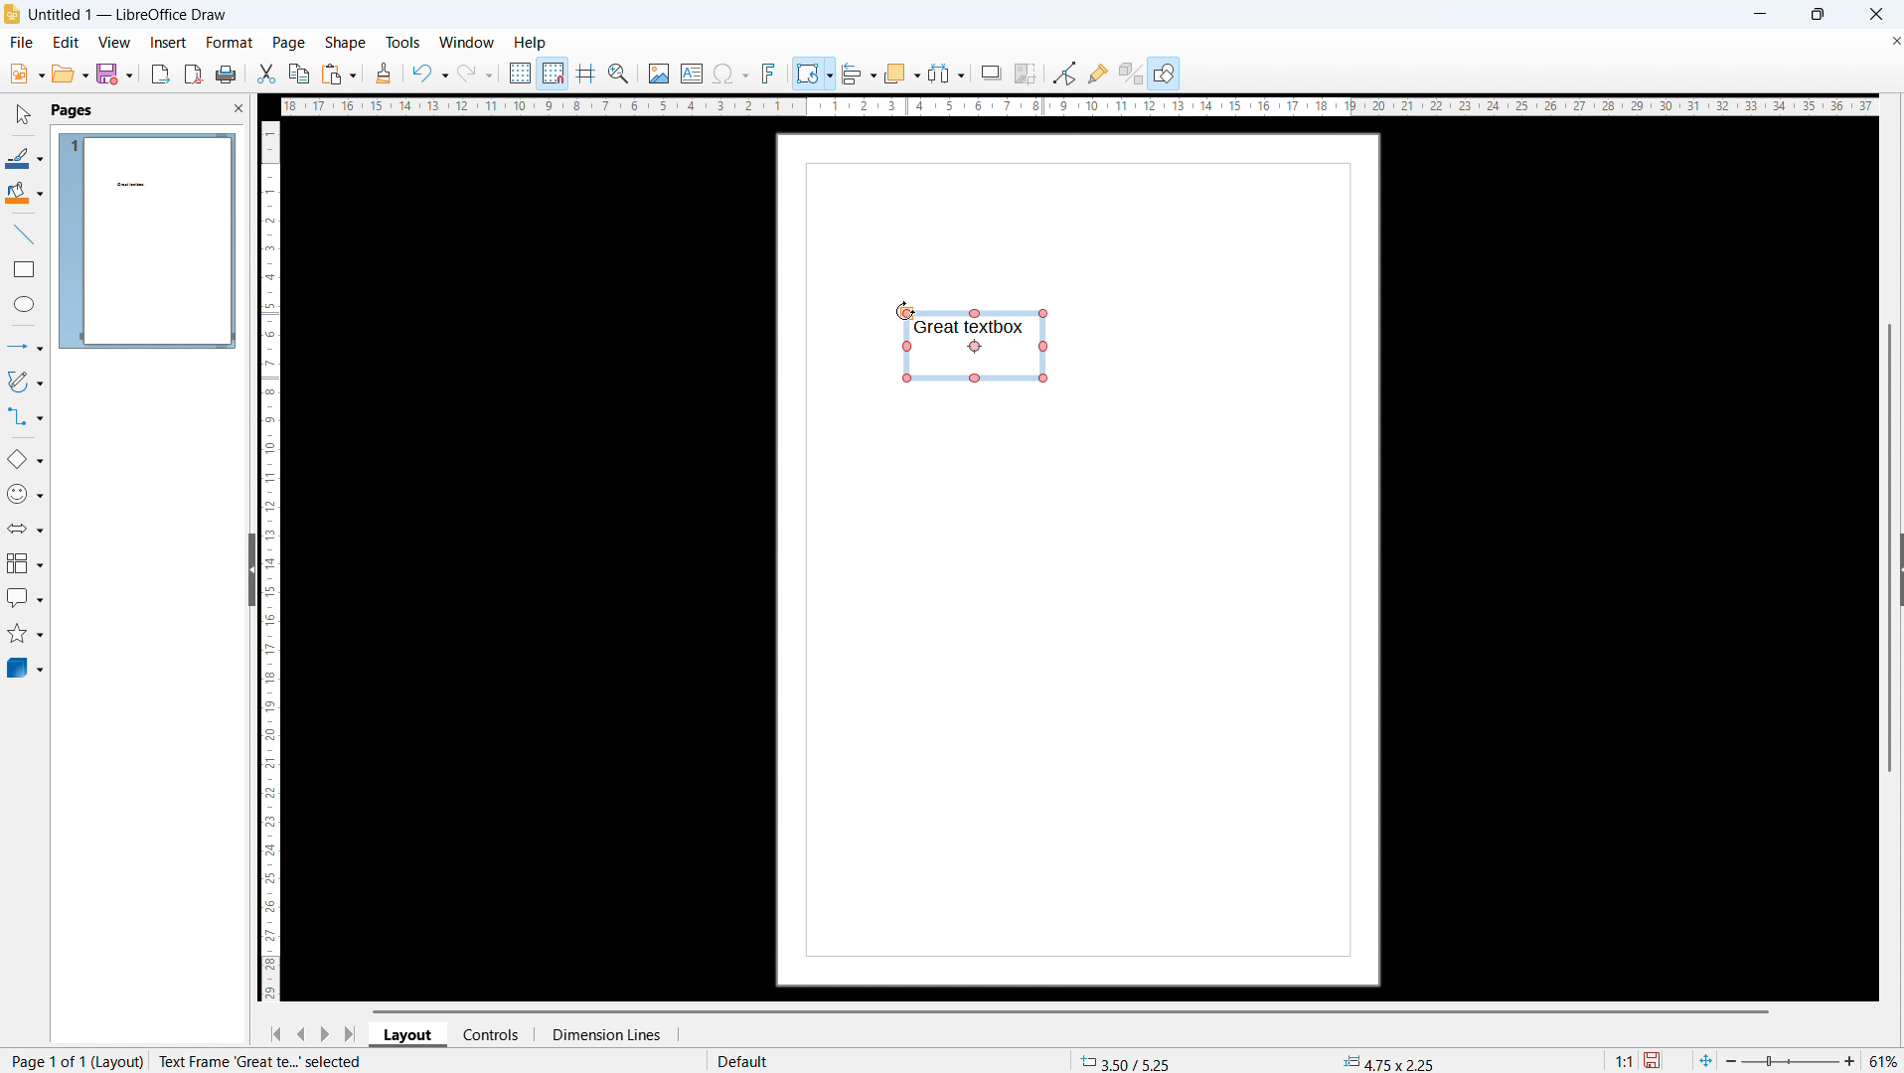  Describe the element at coordinates (659, 72) in the screenshot. I see `insert image` at that location.